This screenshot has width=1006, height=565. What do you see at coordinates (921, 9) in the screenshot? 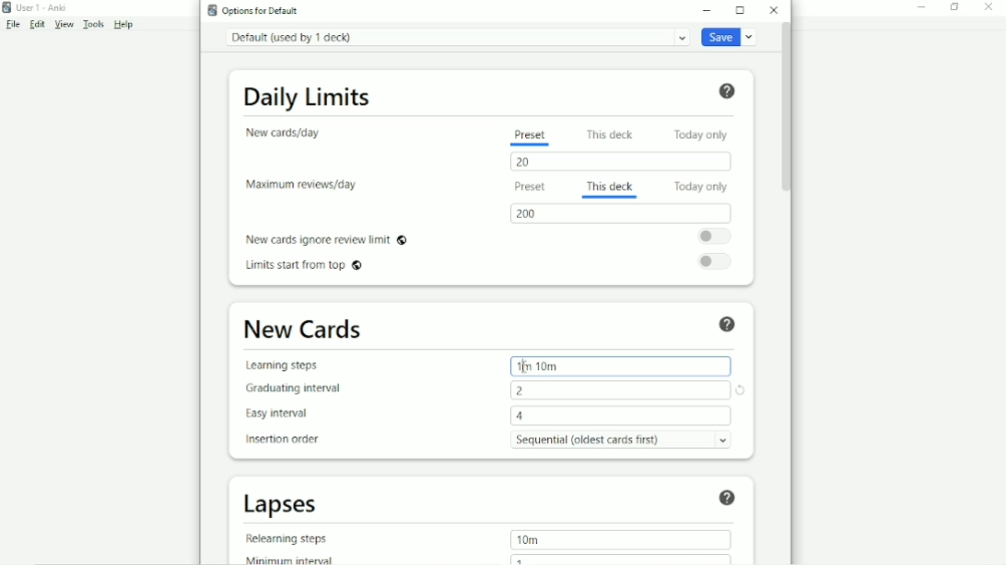
I see `Minimize` at bounding box center [921, 9].